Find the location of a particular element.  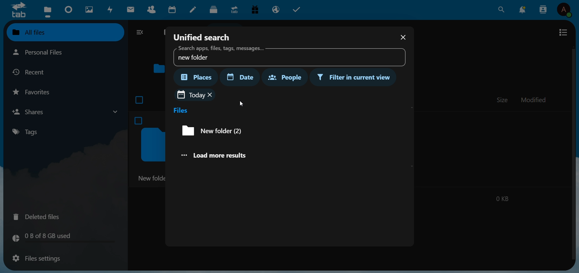

new folder is located at coordinates (287, 55).